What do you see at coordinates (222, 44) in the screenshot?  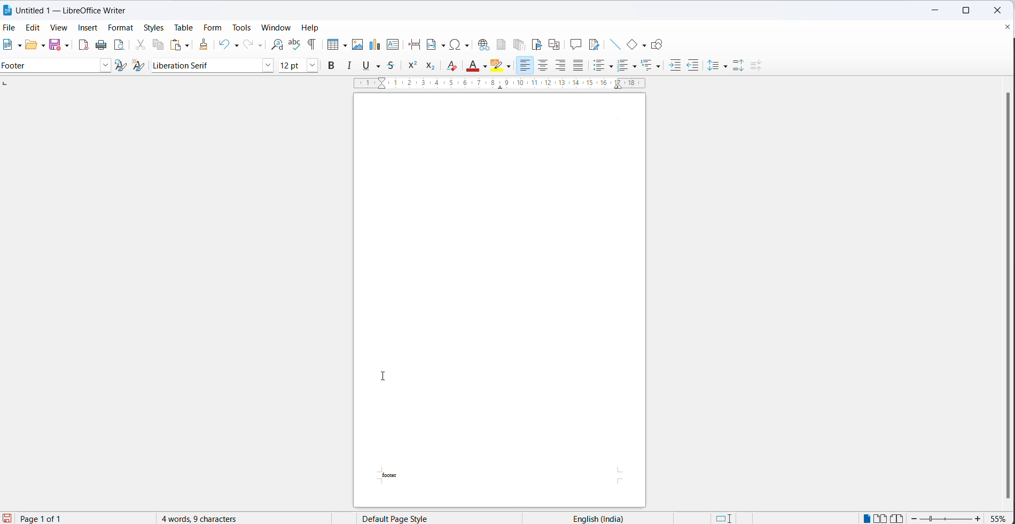 I see `undo` at bounding box center [222, 44].